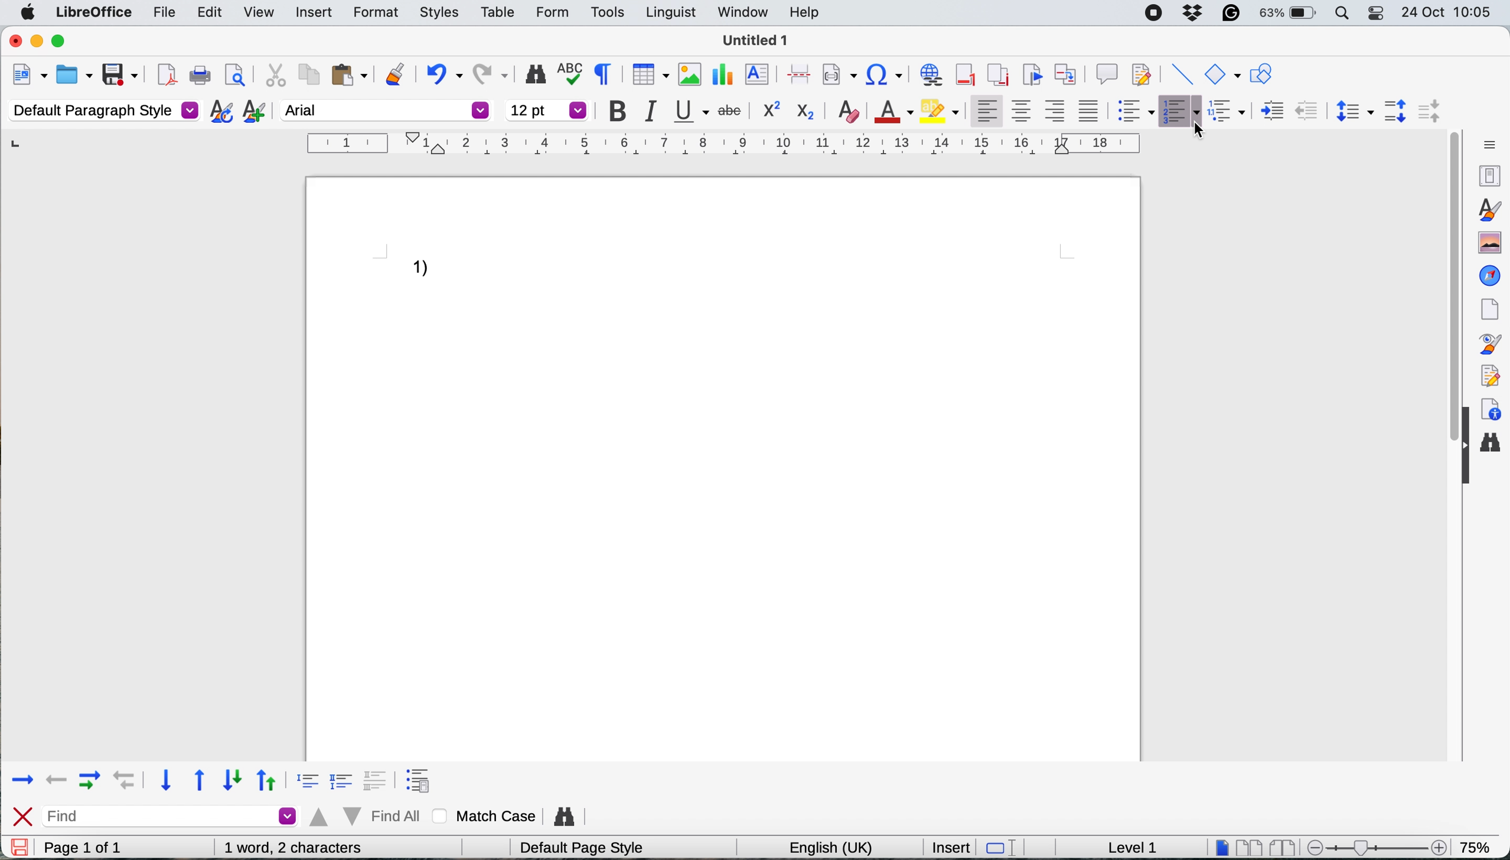 This screenshot has height=860, width=1510. Describe the element at coordinates (1396, 111) in the screenshot. I see `increase paragraph spacing` at that location.